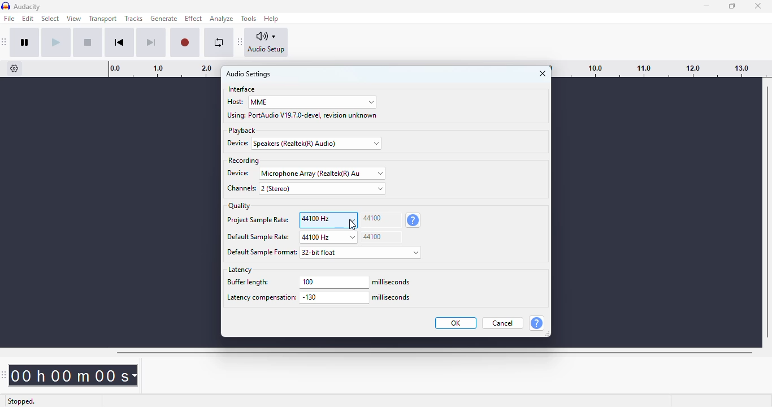 The image size is (772, 407). Describe the element at coordinates (732, 5) in the screenshot. I see `maximize` at that location.